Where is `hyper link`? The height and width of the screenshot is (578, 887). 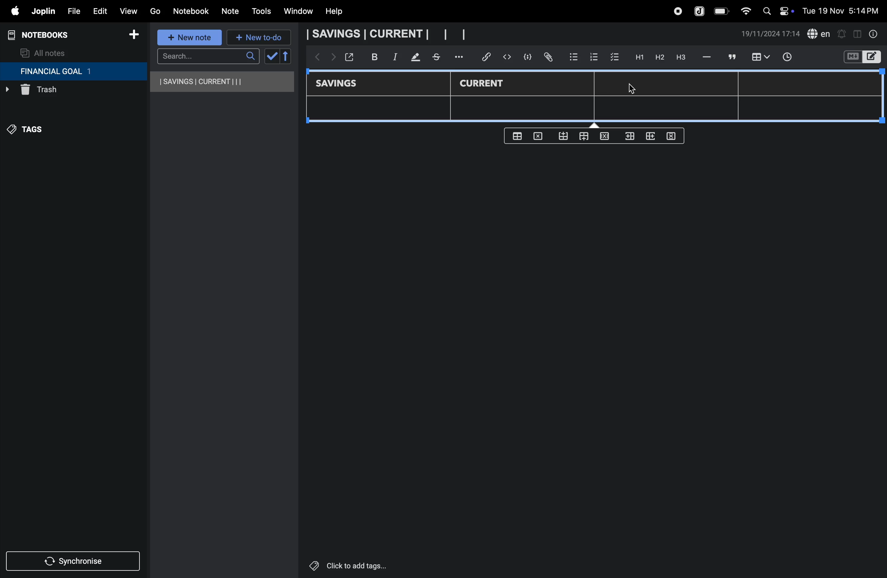 hyper link is located at coordinates (489, 57).